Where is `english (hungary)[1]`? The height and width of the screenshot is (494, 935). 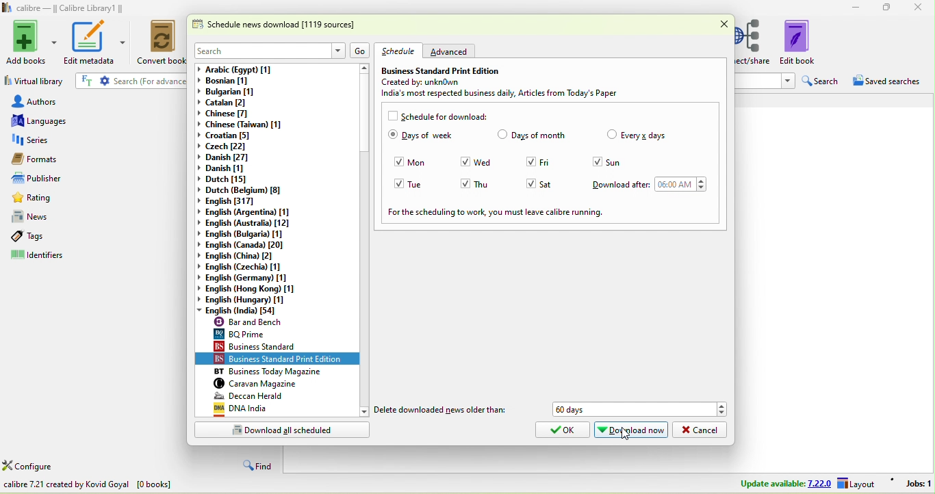
english (hungary)[1] is located at coordinates (253, 300).